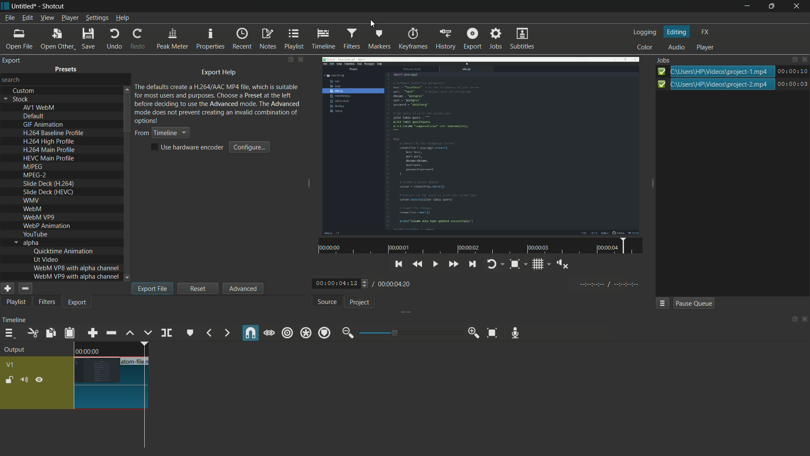 Image resolution: width=810 pixels, height=456 pixels. I want to click on create or edit marker, so click(189, 334).